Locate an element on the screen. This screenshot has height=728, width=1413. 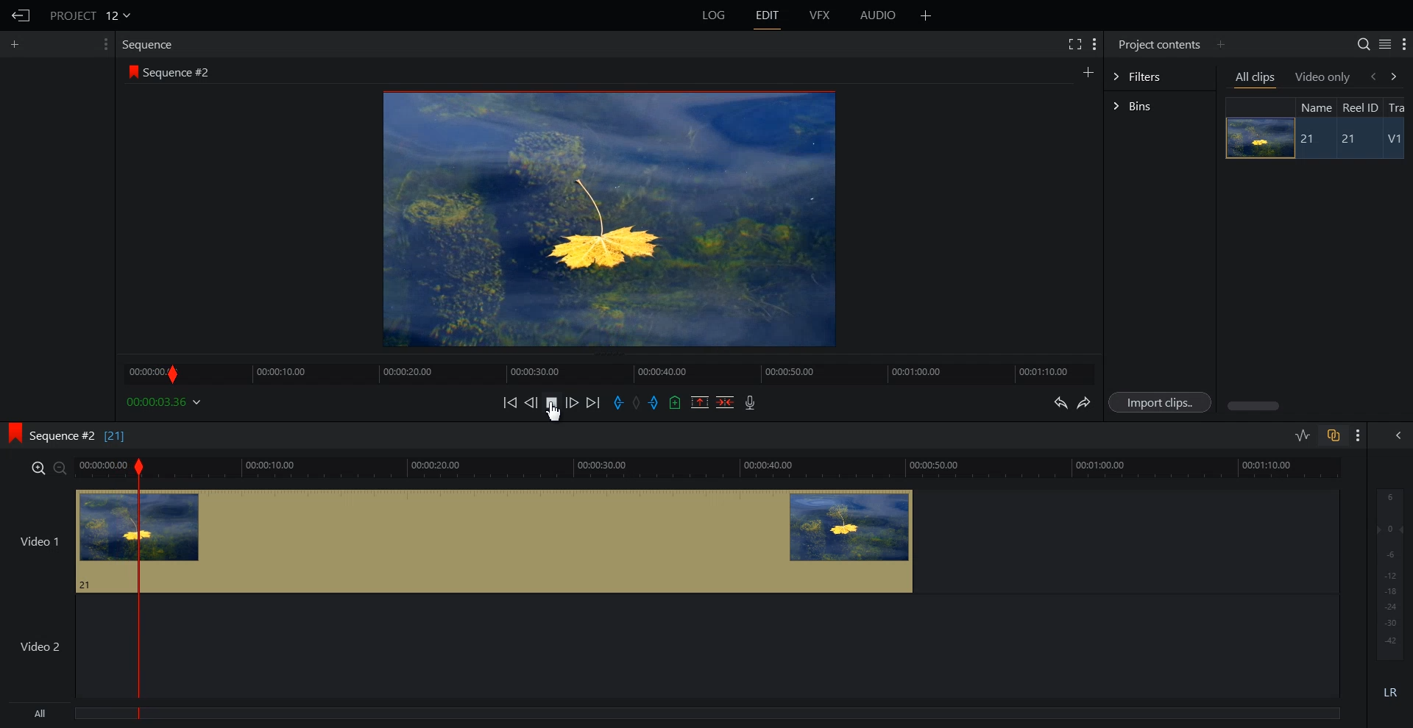
Video 2 is located at coordinates (670, 646).